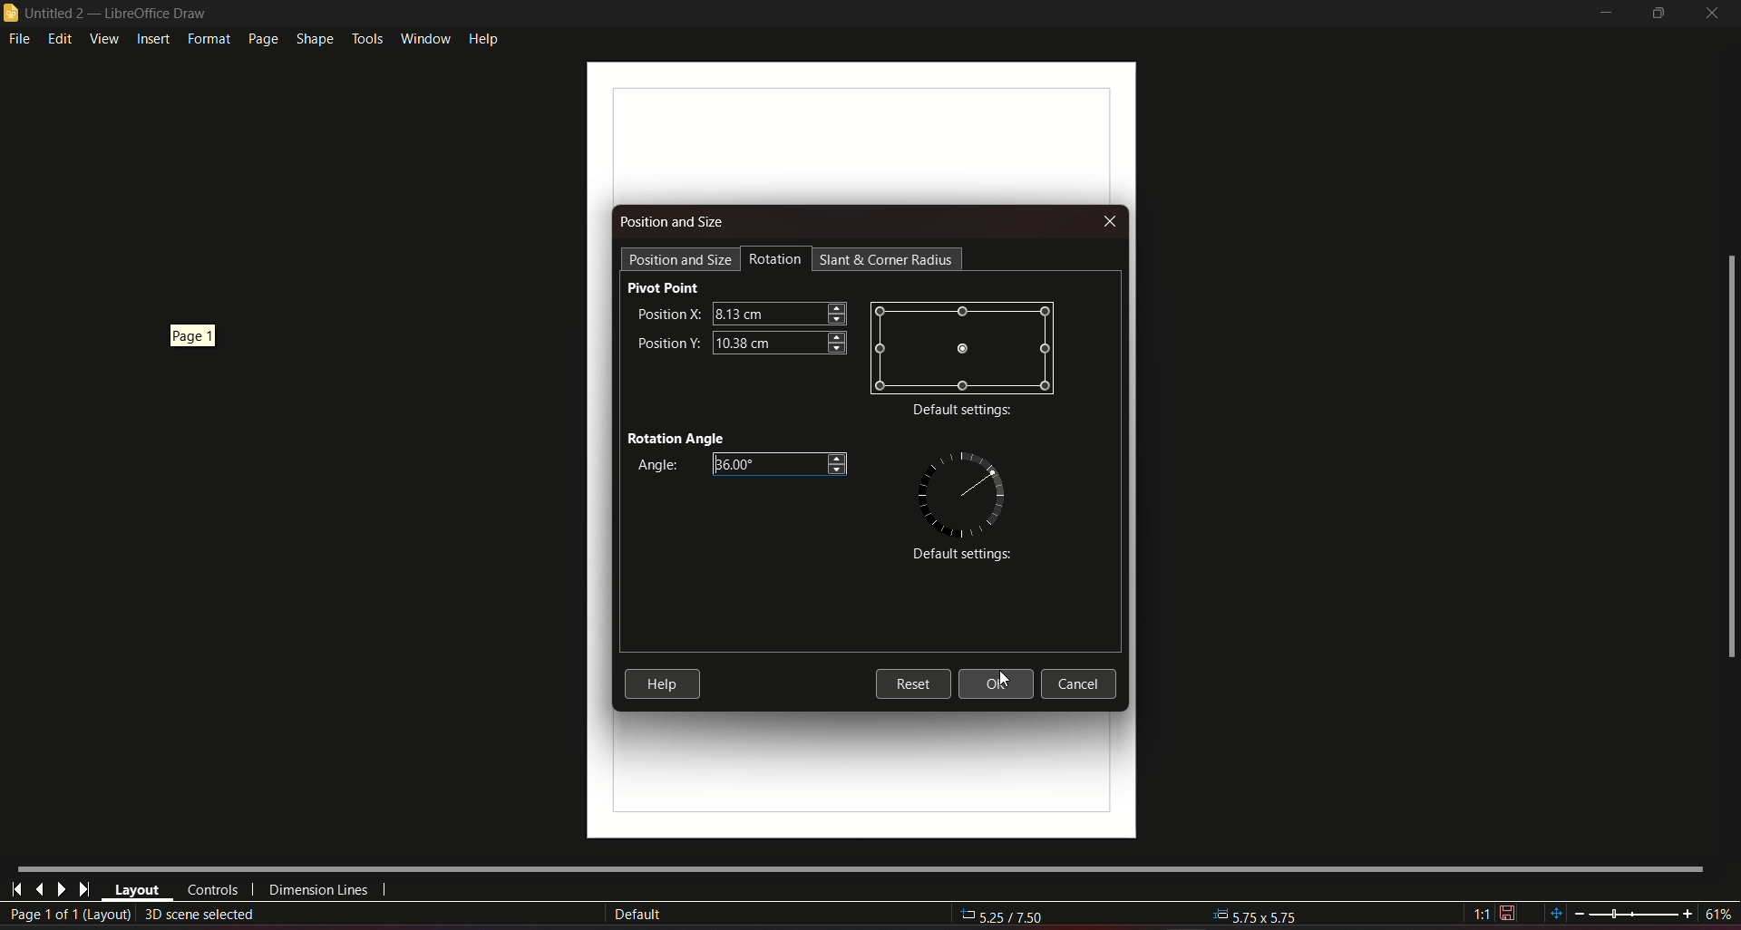  What do you see at coordinates (674, 222) in the screenshot?
I see `Position and size` at bounding box center [674, 222].